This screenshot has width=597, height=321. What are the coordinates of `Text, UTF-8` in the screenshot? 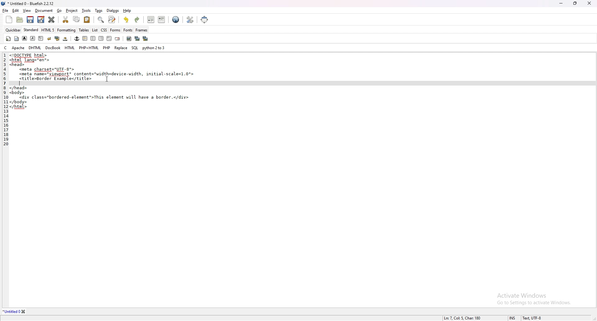 It's located at (531, 318).